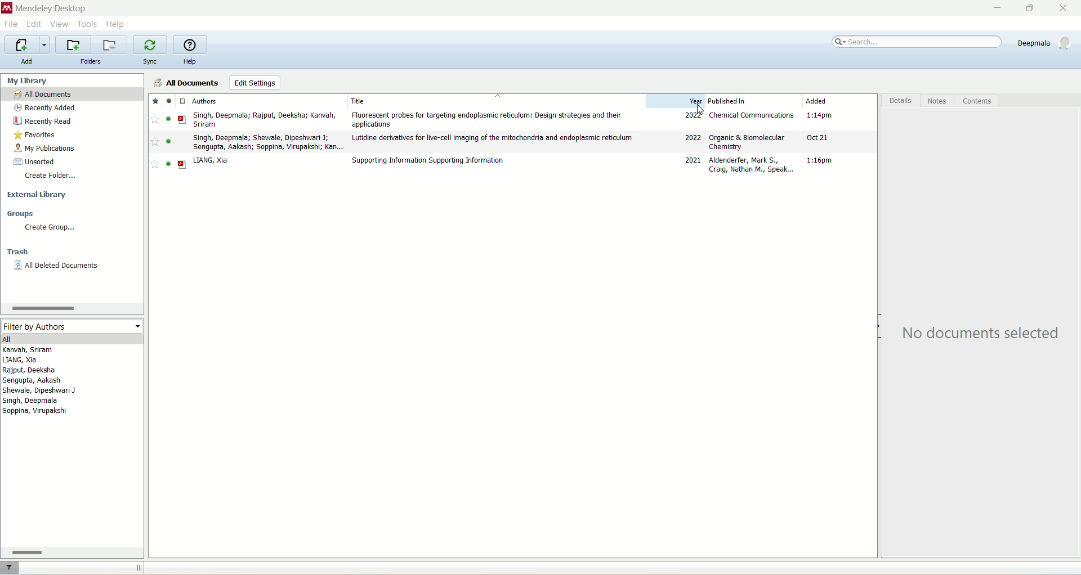 The height and width of the screenshot is (575, 1081). Describe the element at coordinates (187, 82) in the screenshot. I see `all documents` at that location.